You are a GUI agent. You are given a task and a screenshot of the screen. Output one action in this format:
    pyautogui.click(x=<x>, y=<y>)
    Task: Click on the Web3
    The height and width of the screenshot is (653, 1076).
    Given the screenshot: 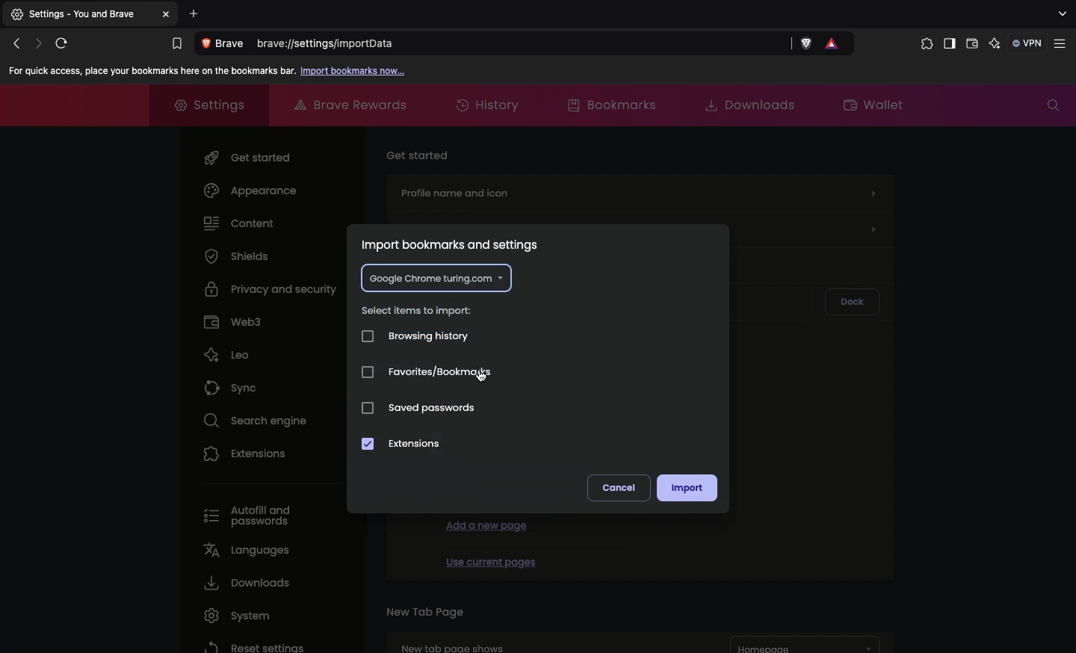 What is the action you would take?
    pyautogui.click(x=233, y=320)
    